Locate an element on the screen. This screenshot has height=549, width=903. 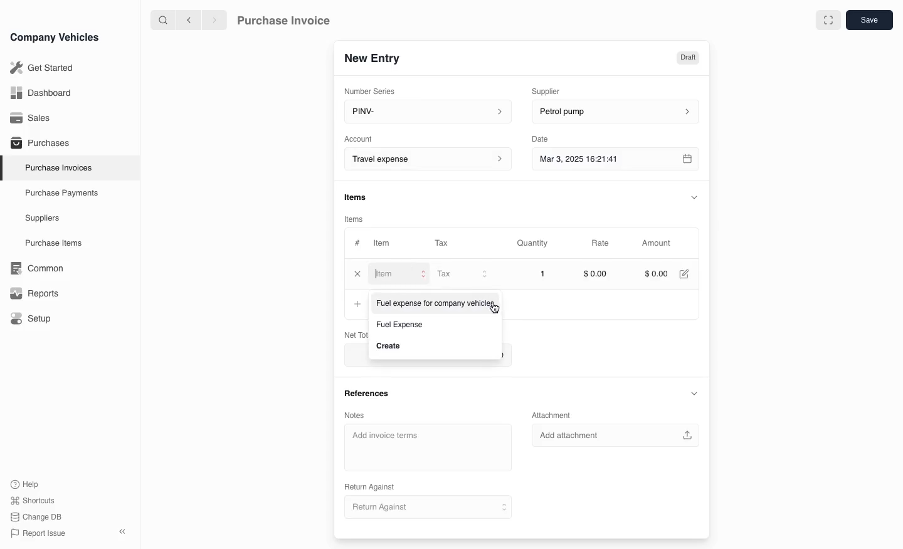
Account is located at coordinates (426, 159).